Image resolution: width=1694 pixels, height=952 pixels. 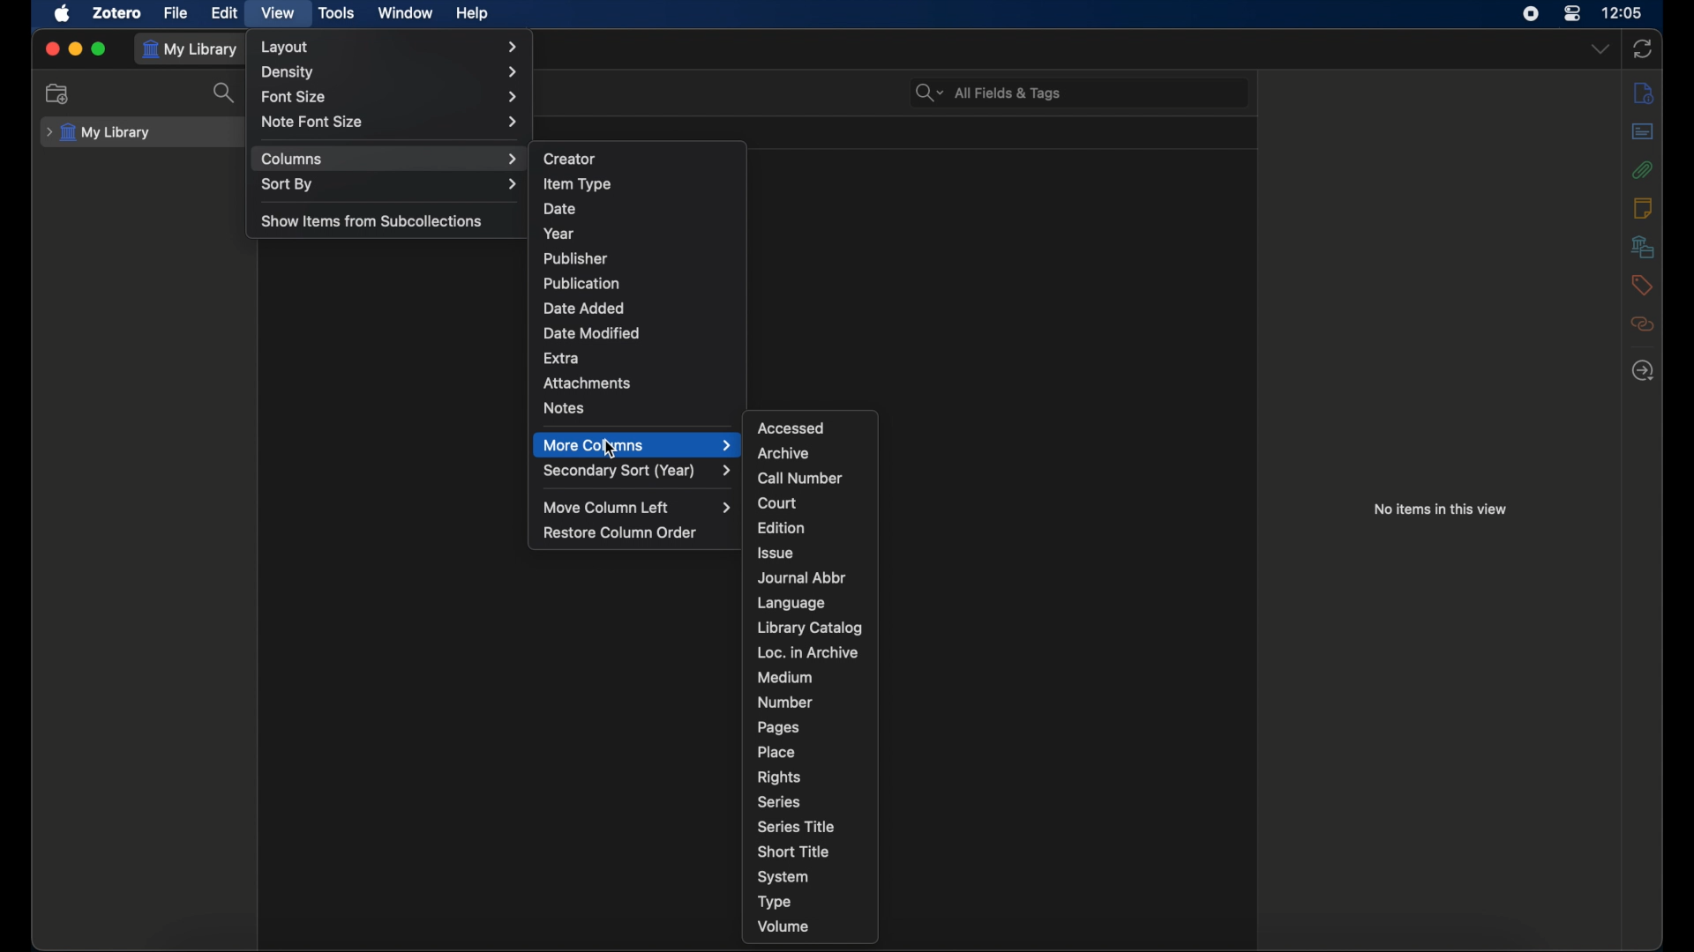 I want to click on library catalog, so click(x=809, y=627).